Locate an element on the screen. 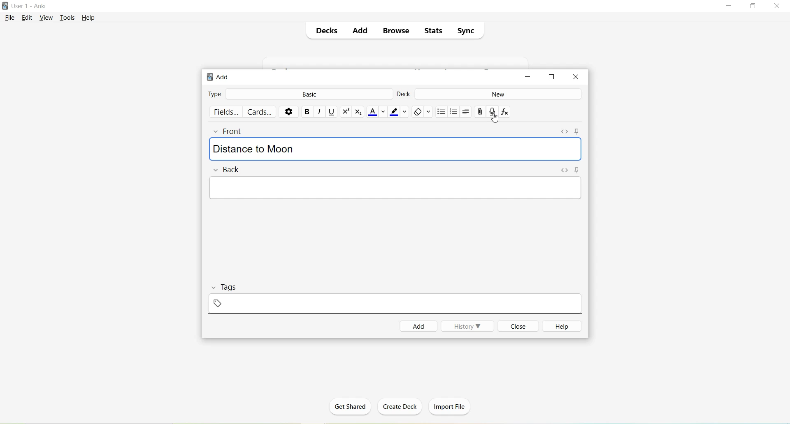 This screenshot has width=790, height=424. Underline is located at coordinates (332, 112).